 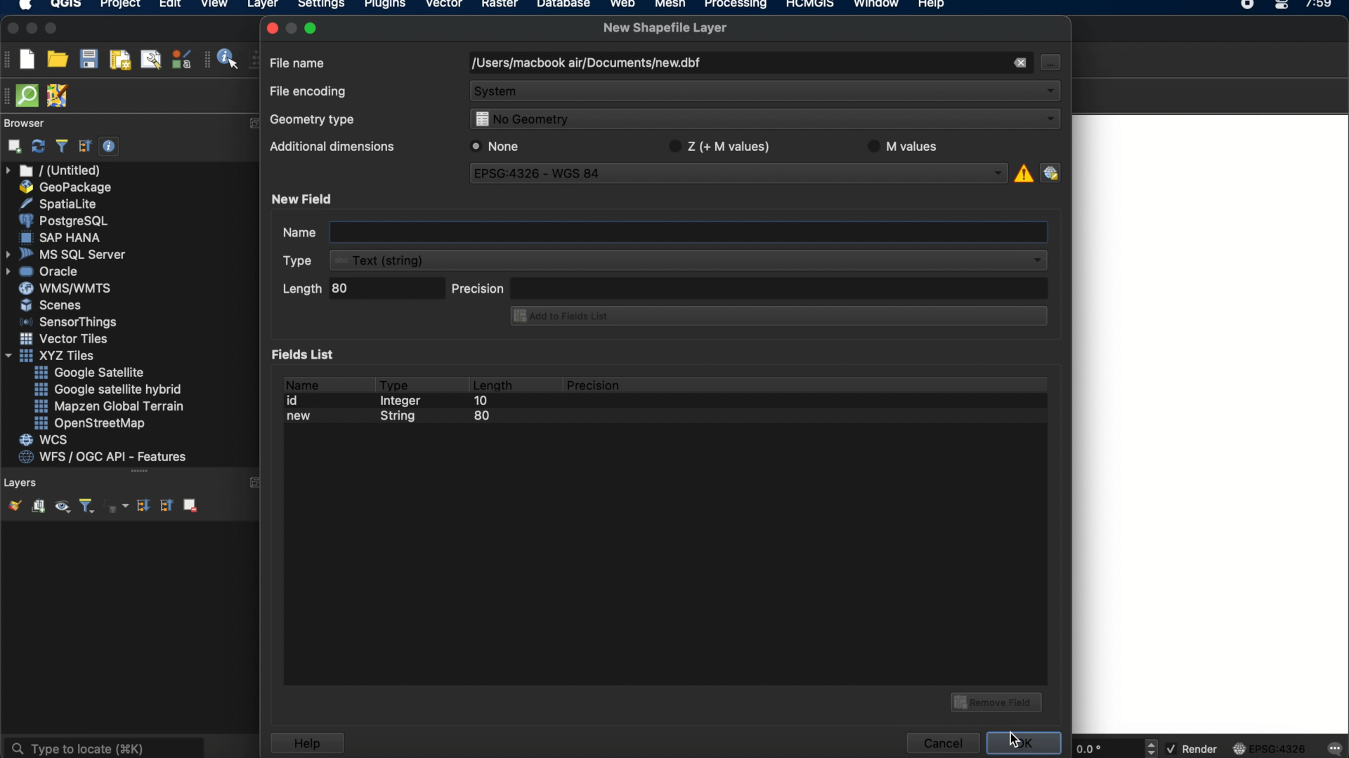 I want to click on untitled, so click(x=55, y=171).